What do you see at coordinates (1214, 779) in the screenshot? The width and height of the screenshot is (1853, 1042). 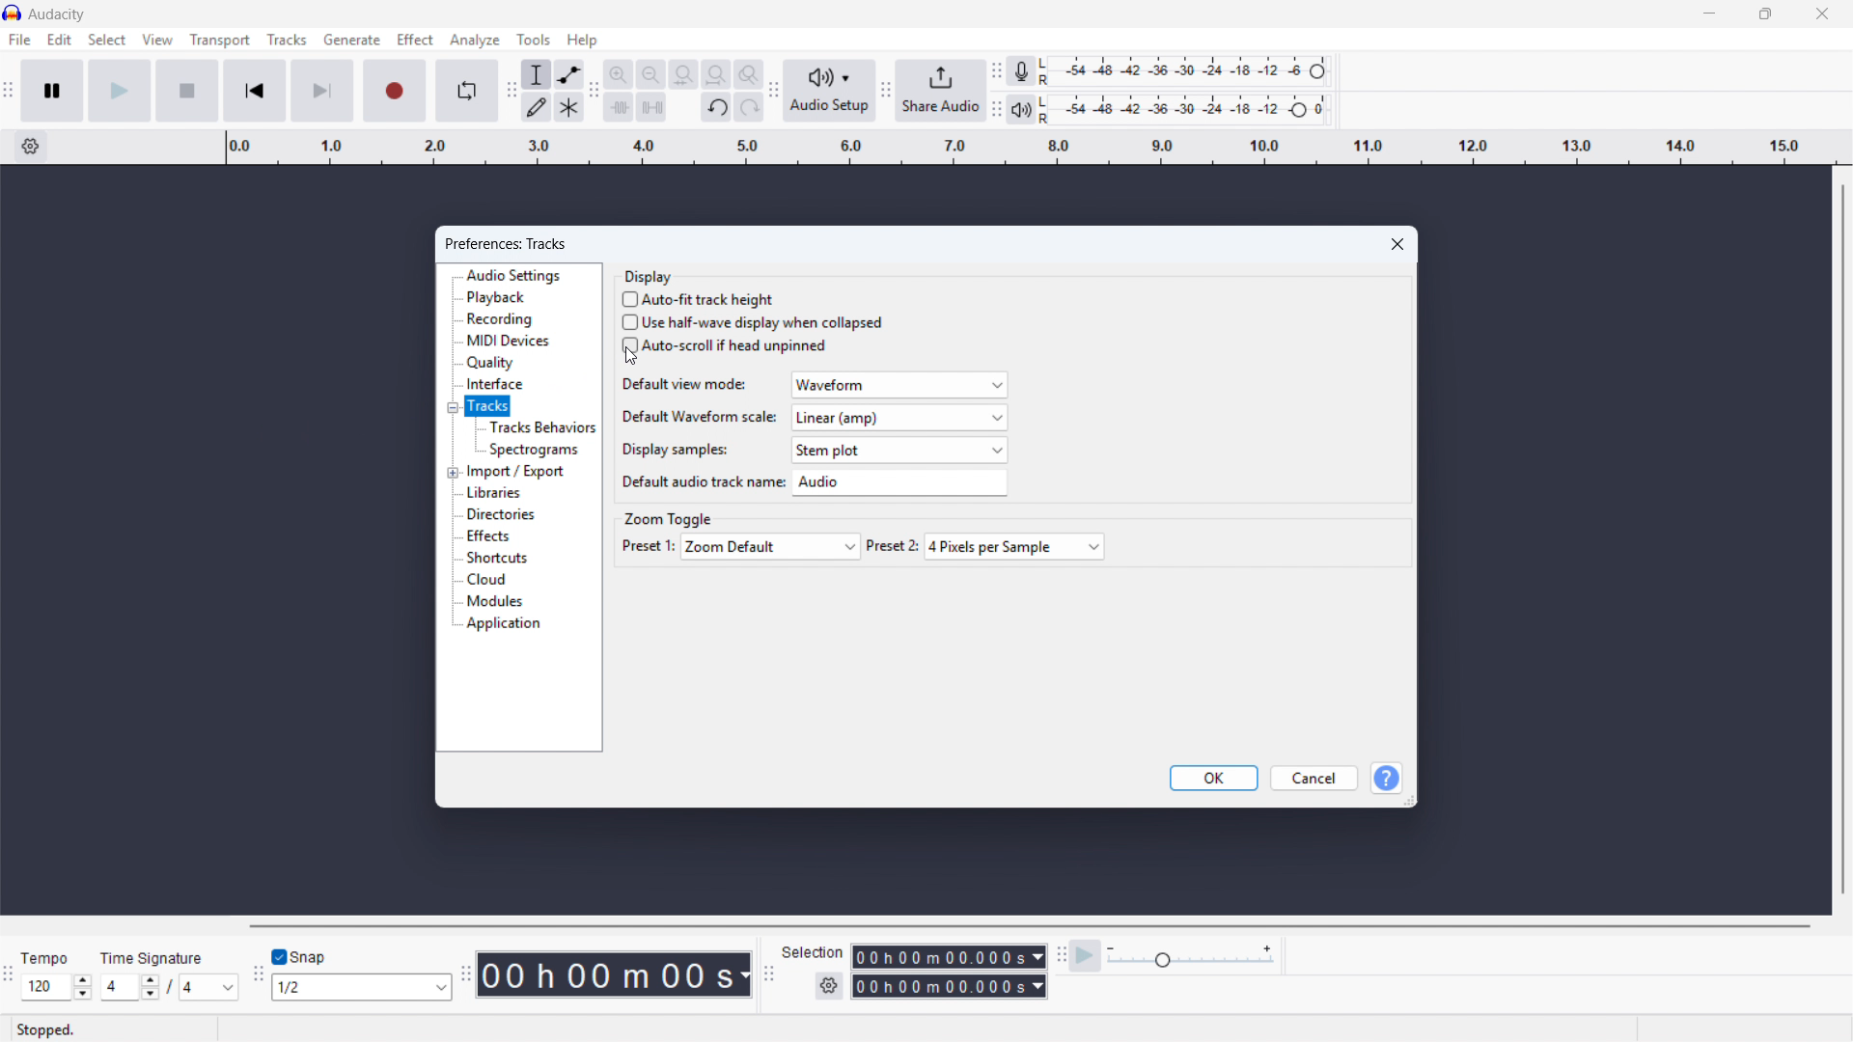 I see `ok` at bounding box center [1214, 779].